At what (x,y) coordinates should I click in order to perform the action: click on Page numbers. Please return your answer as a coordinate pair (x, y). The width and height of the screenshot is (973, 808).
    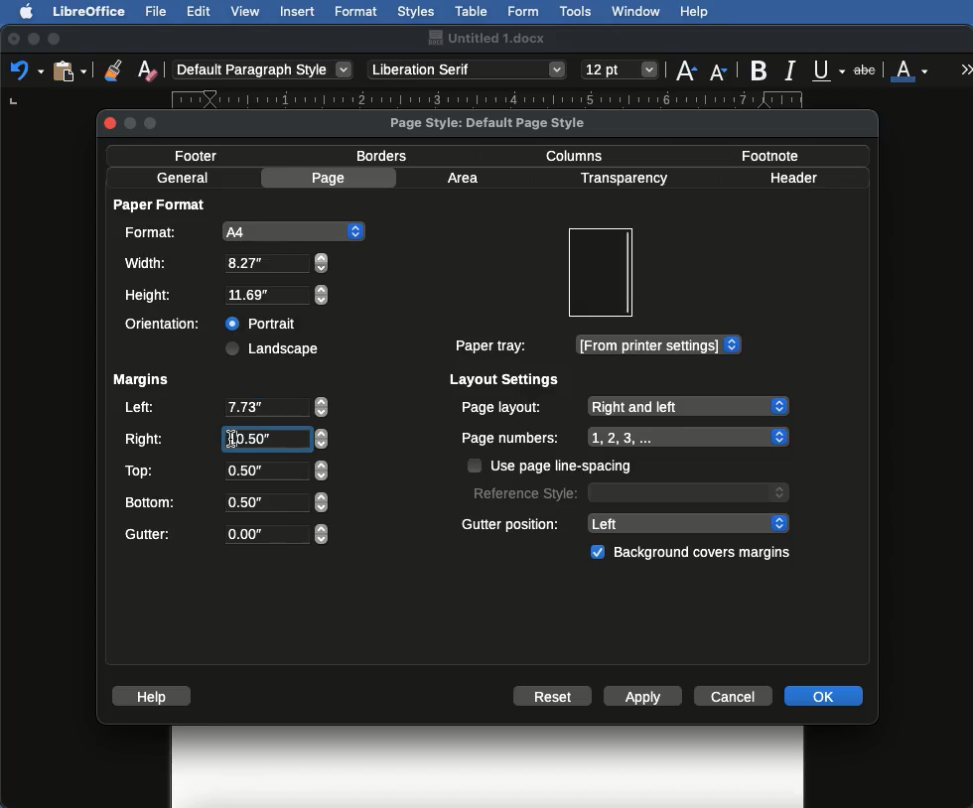
    Looking at the image, I should click on (625, 438).